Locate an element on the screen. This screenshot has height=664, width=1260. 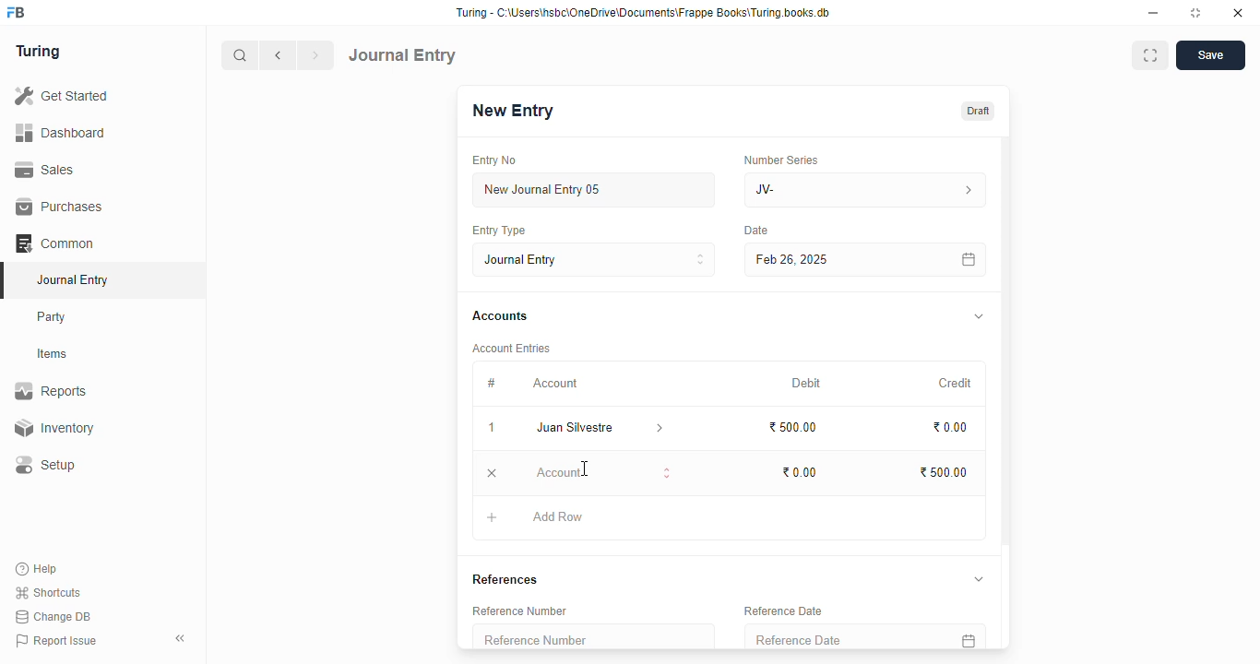
minimize is located at coordinates (1154, 13).